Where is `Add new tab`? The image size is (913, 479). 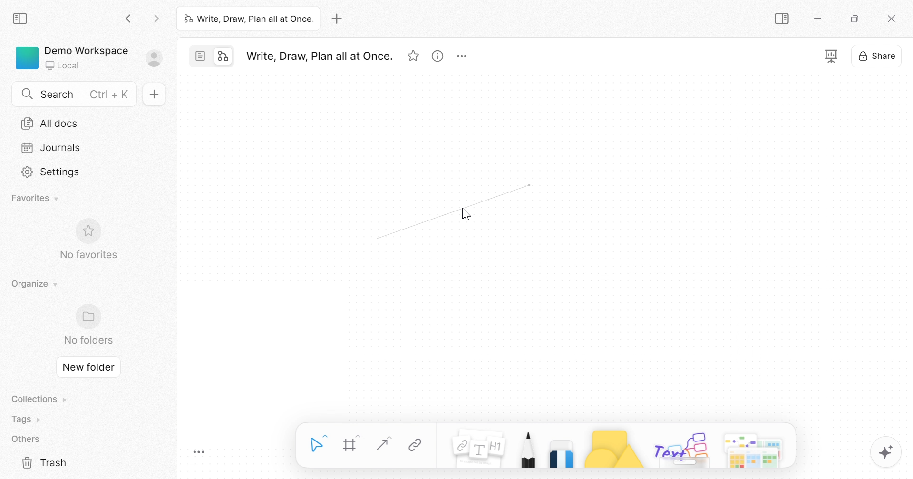 Add new tab is located at coordinates (339, 19).